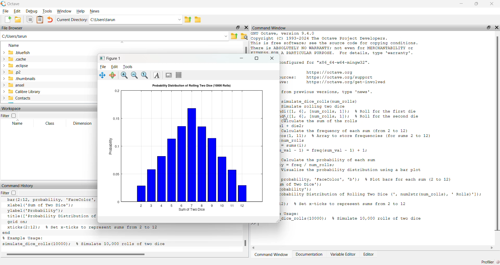 The image size is (500, 265). What do you see at coordinates (123, 76) in the screenshot?
I see `zoom in` at bounding box center [123, 76].